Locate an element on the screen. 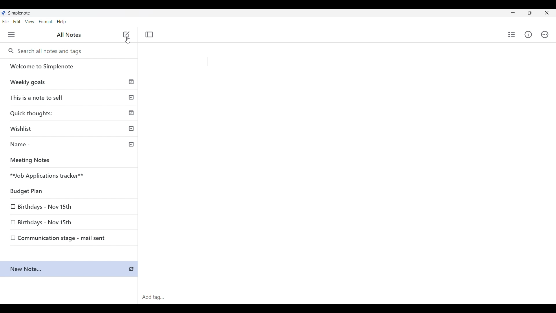 The width and height of the screenshot is (556, 313). Close is located at coordinates (546, 13).